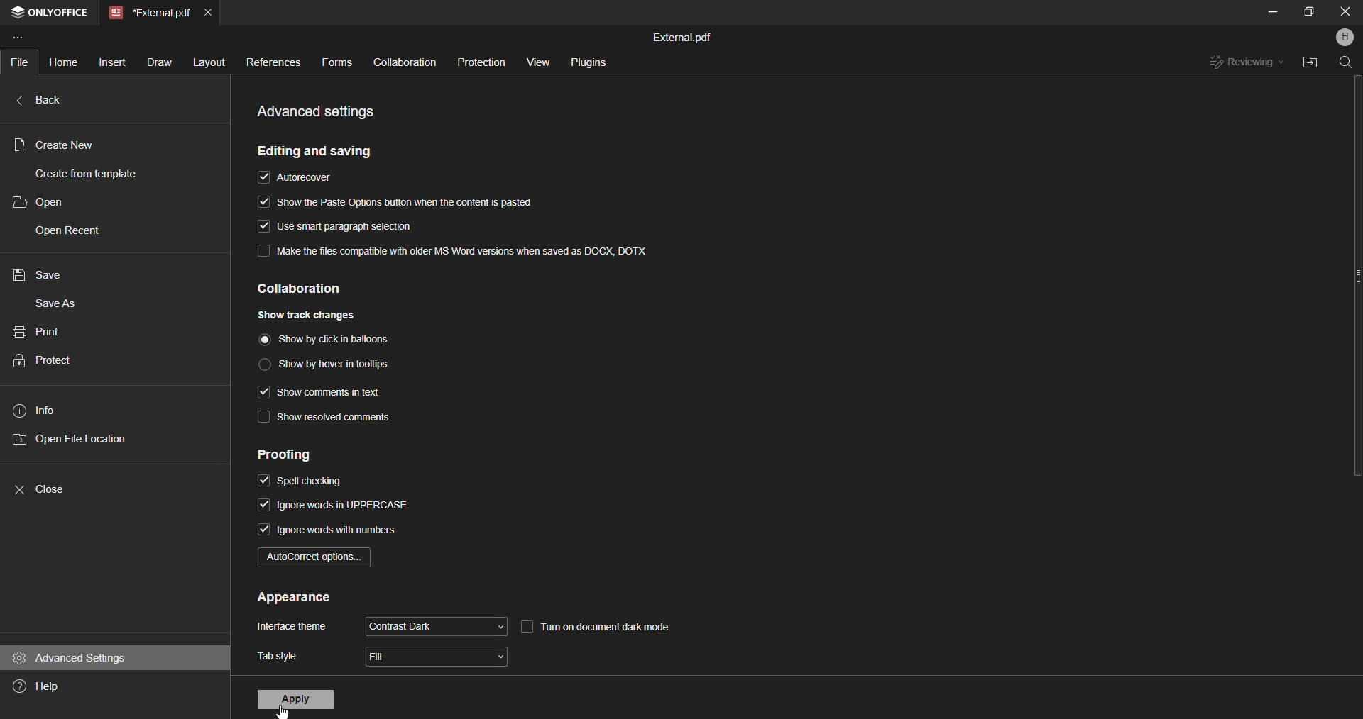 The image size is (1363, 719). What do you see at coordinates (94, 173) in the screenshot?
I see `create from template` at bounding box center [94, 173].